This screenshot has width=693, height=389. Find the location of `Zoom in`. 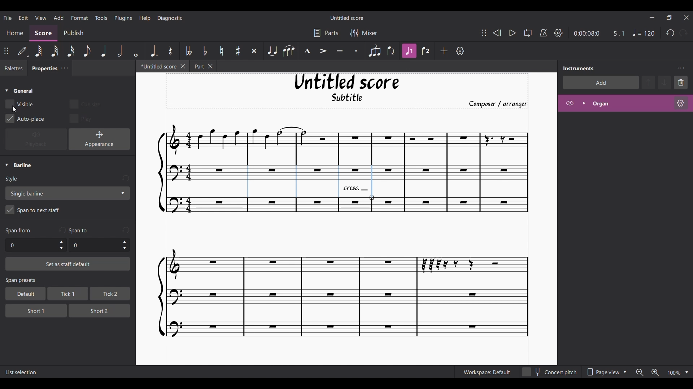

Zoom in is located at coordinates (655, 373).